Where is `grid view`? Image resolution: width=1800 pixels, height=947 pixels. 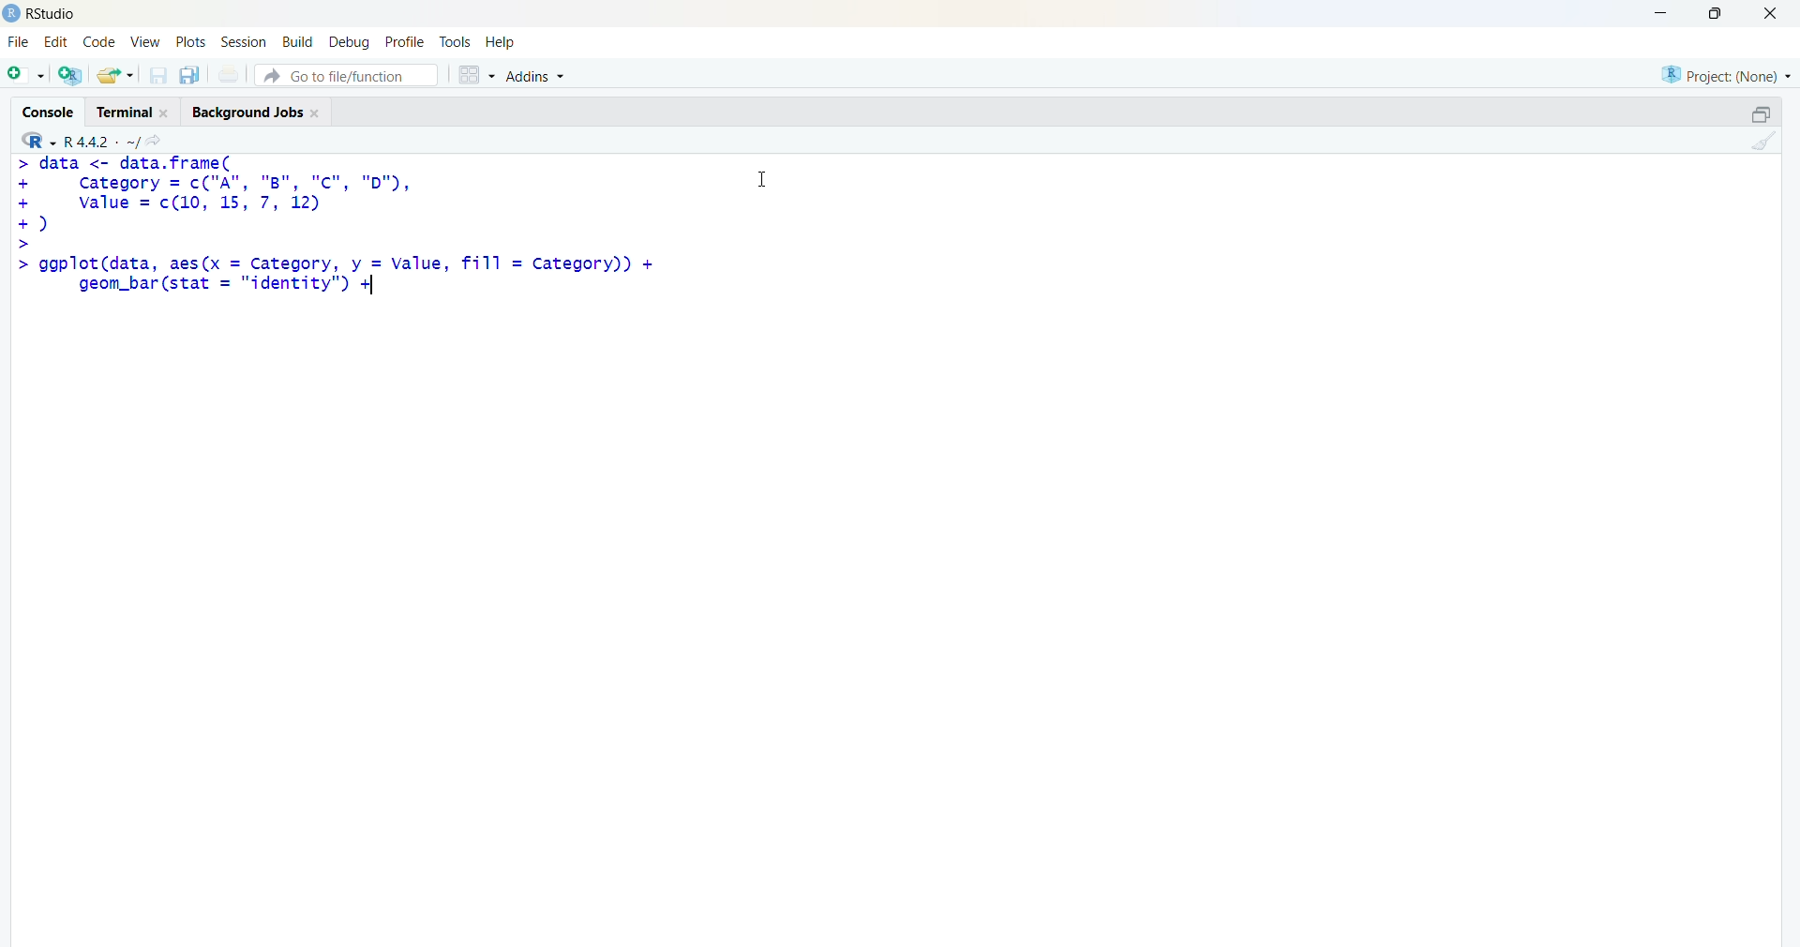
grid view is located at coordinates (475, 74).